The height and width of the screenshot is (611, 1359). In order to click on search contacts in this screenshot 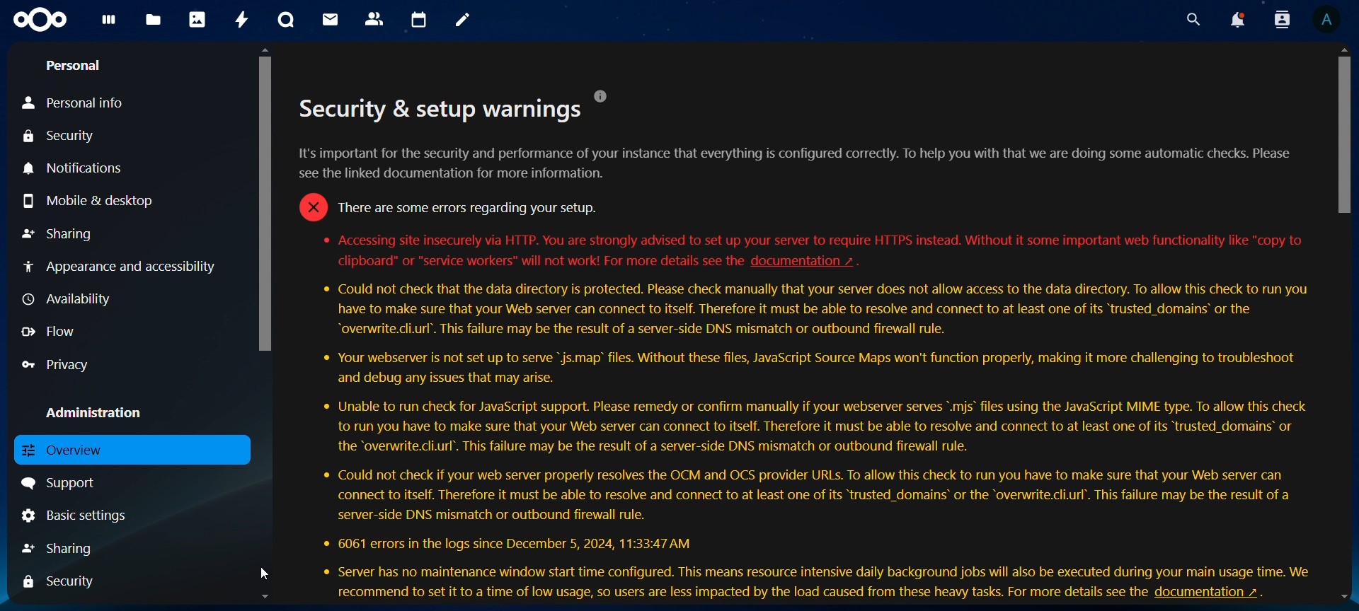, I will do `click(1282, 22)`.